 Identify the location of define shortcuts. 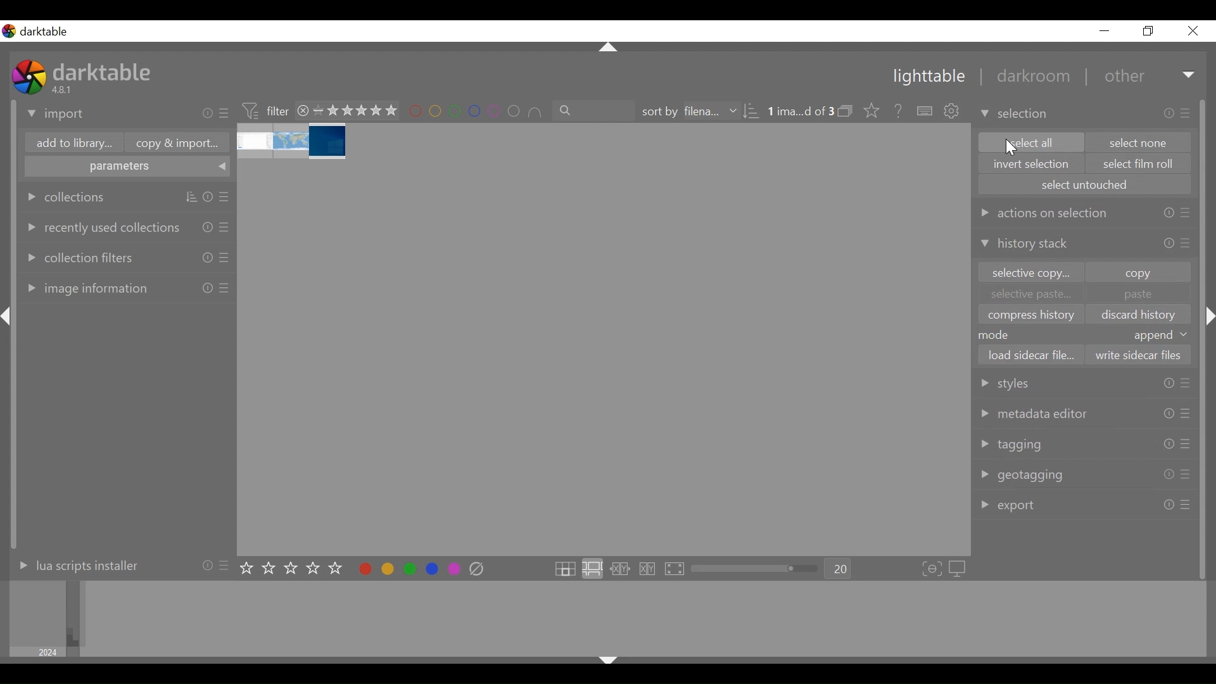
(926, 111).